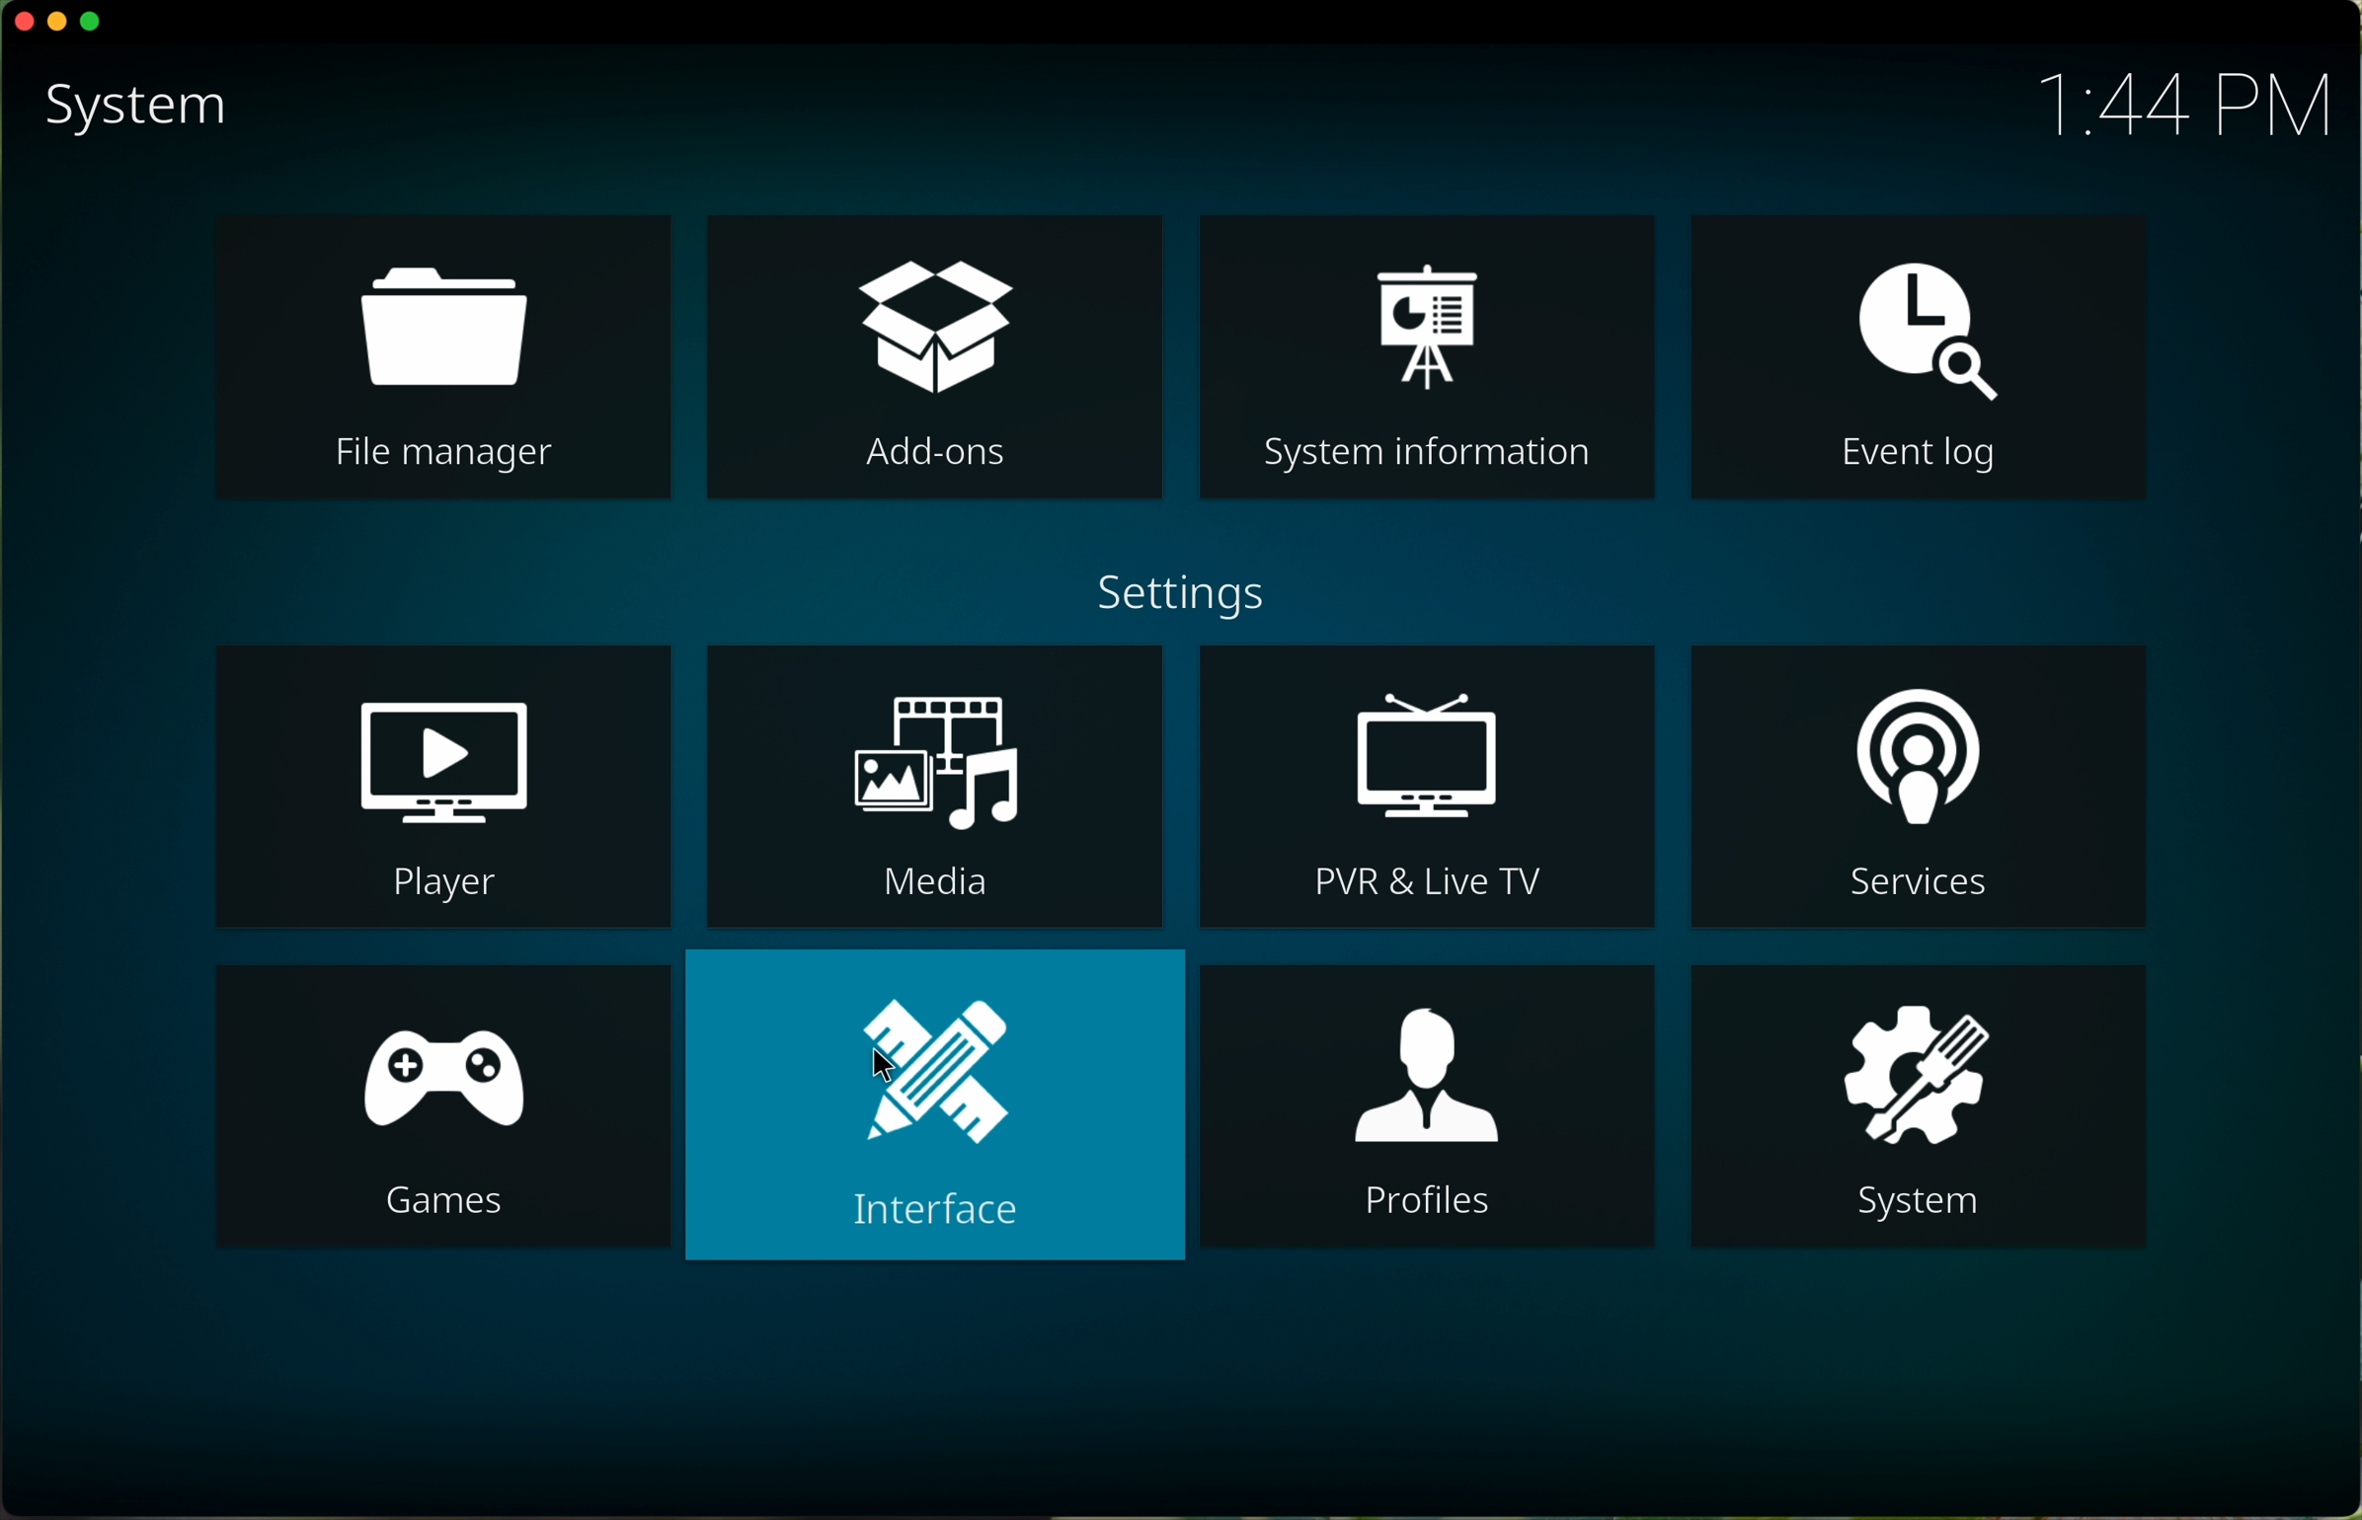  I want to click on system information, so click(1428, 355).